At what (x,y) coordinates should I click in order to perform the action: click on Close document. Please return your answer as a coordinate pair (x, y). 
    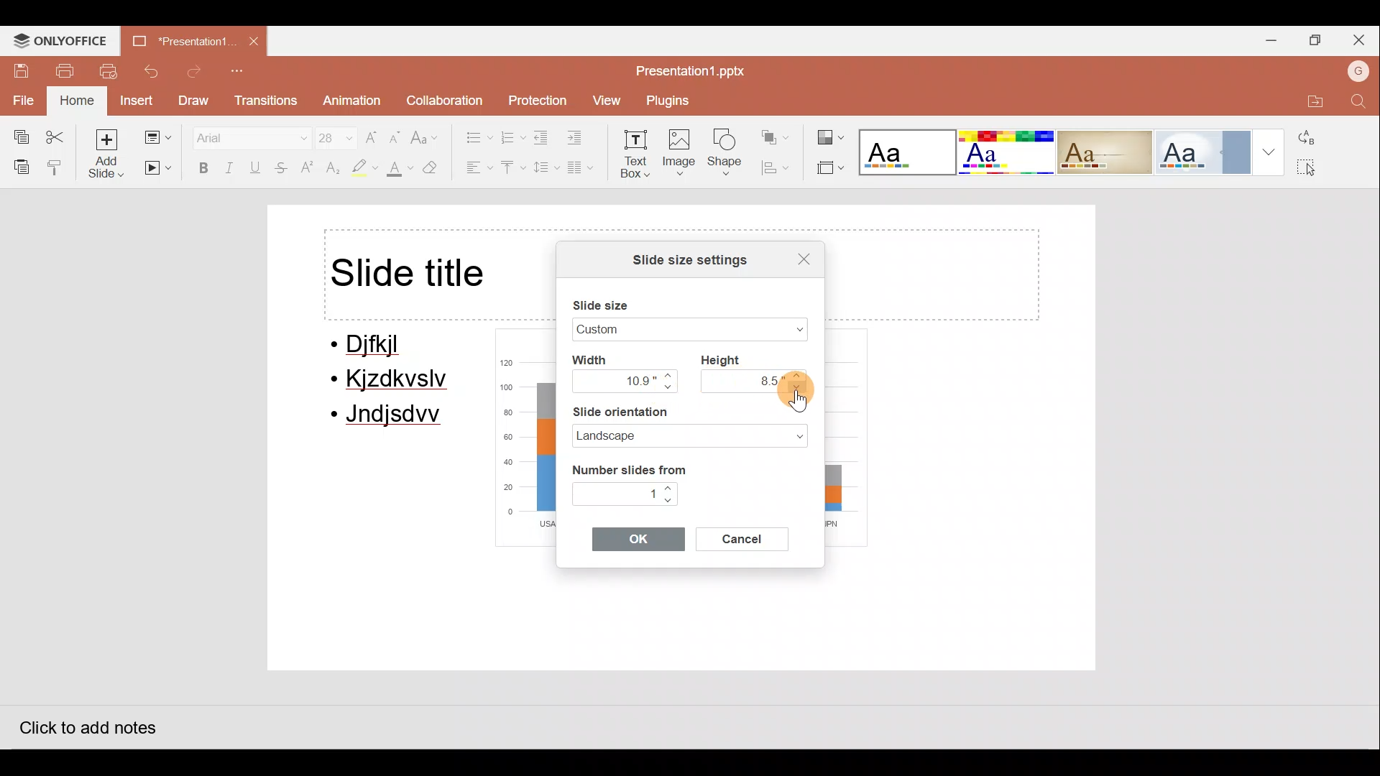
    Looking at the image, I should click on (255, 42).